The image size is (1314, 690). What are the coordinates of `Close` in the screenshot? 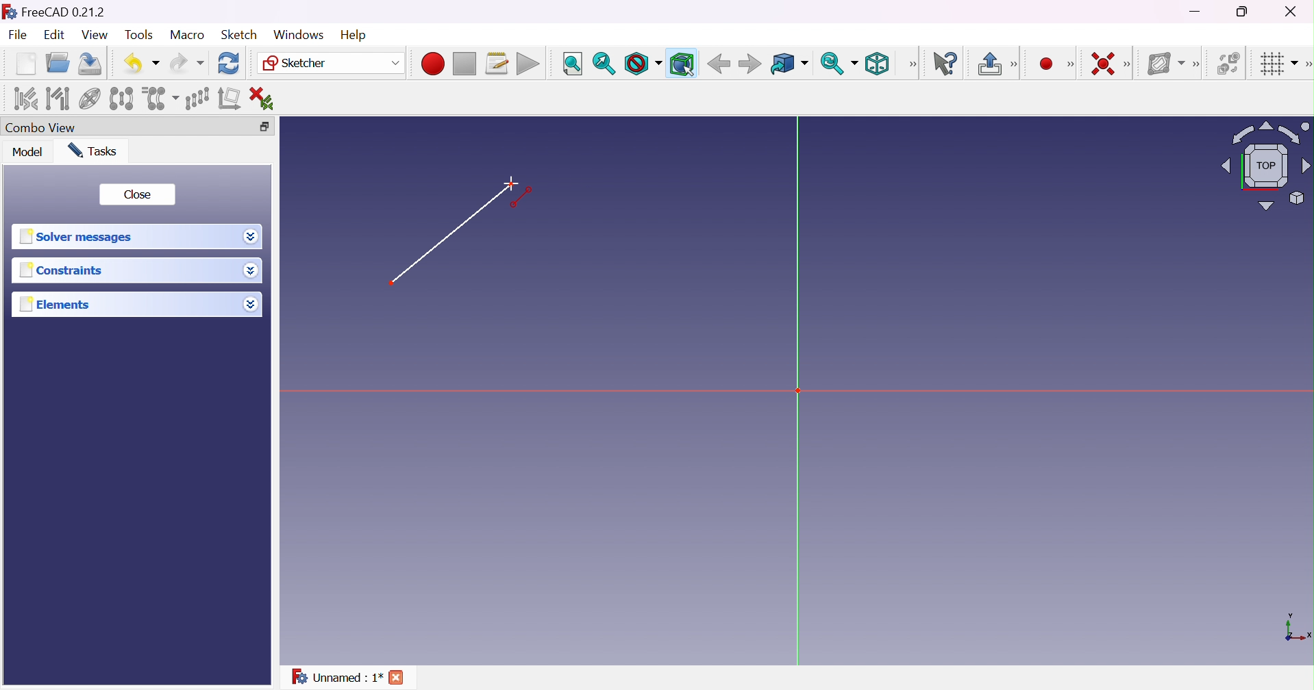 It's located at (139, 195).